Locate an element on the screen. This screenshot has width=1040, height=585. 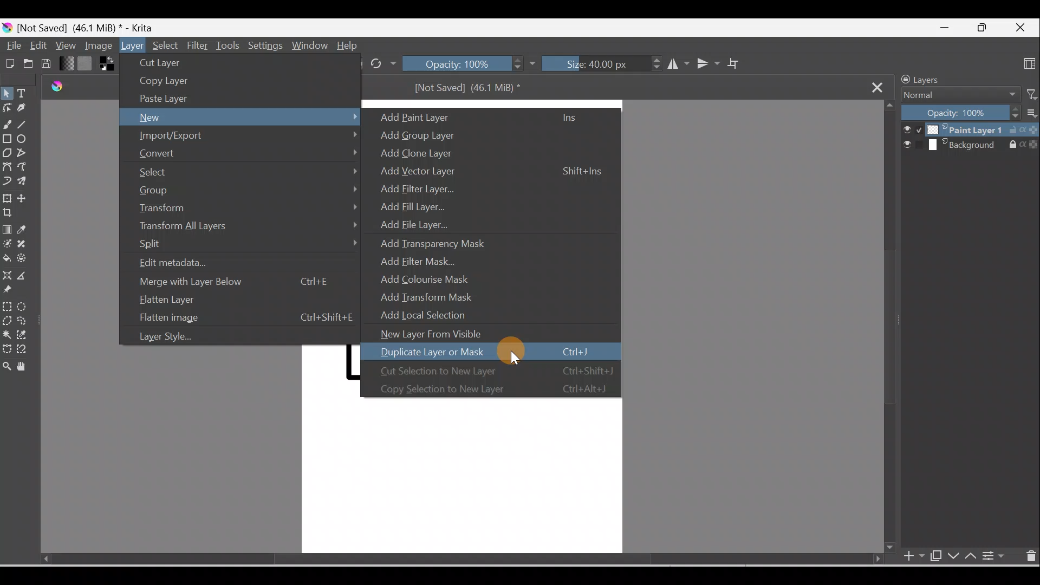
Edit shapes tool is located at coordinates (6, 106).